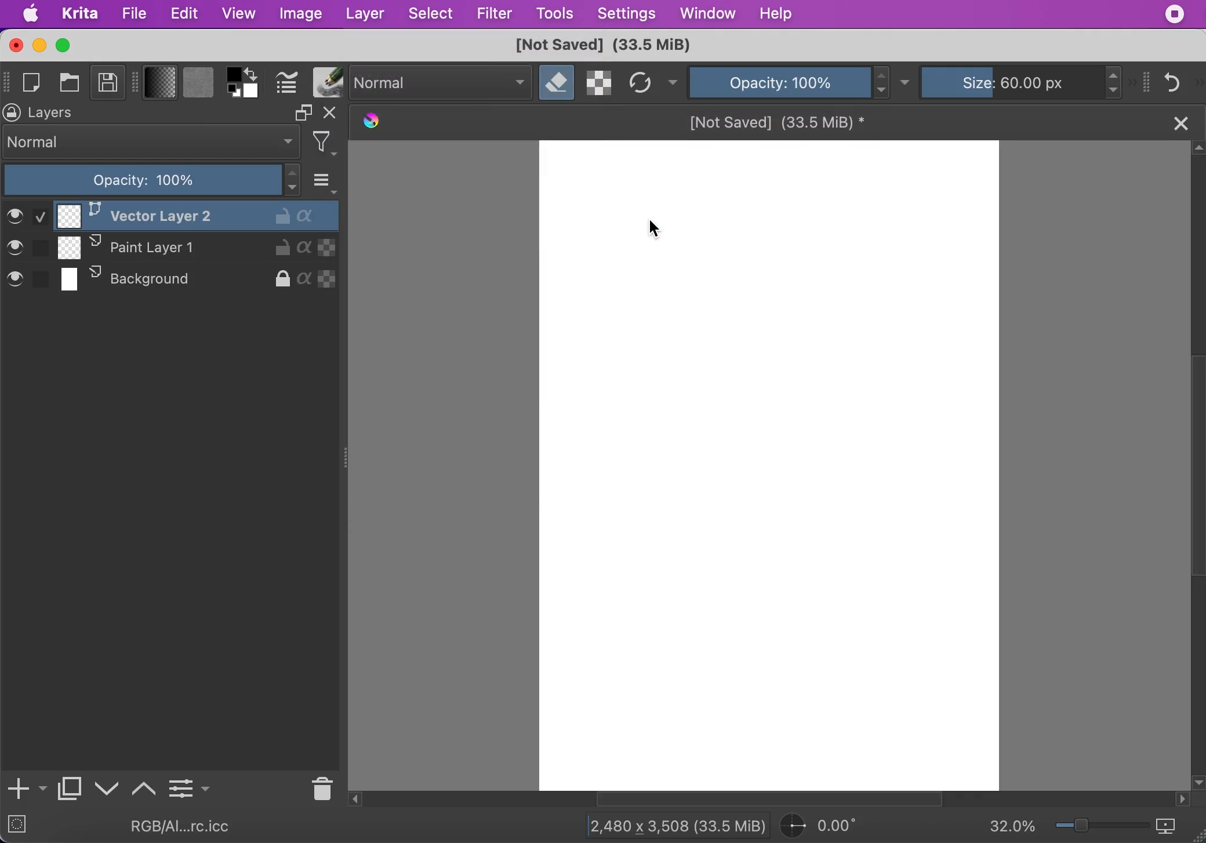  What do you see at coordinates (641, 83) in the screenshot?
I see `reload original preset` at bounding box center [641, 83].